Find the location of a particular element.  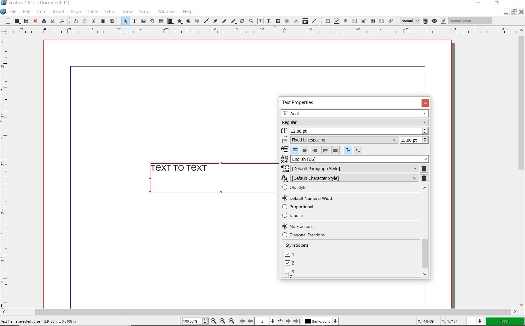

Scribus 1.6.2 - [Document-1*] is located at coordinates (37, 4).